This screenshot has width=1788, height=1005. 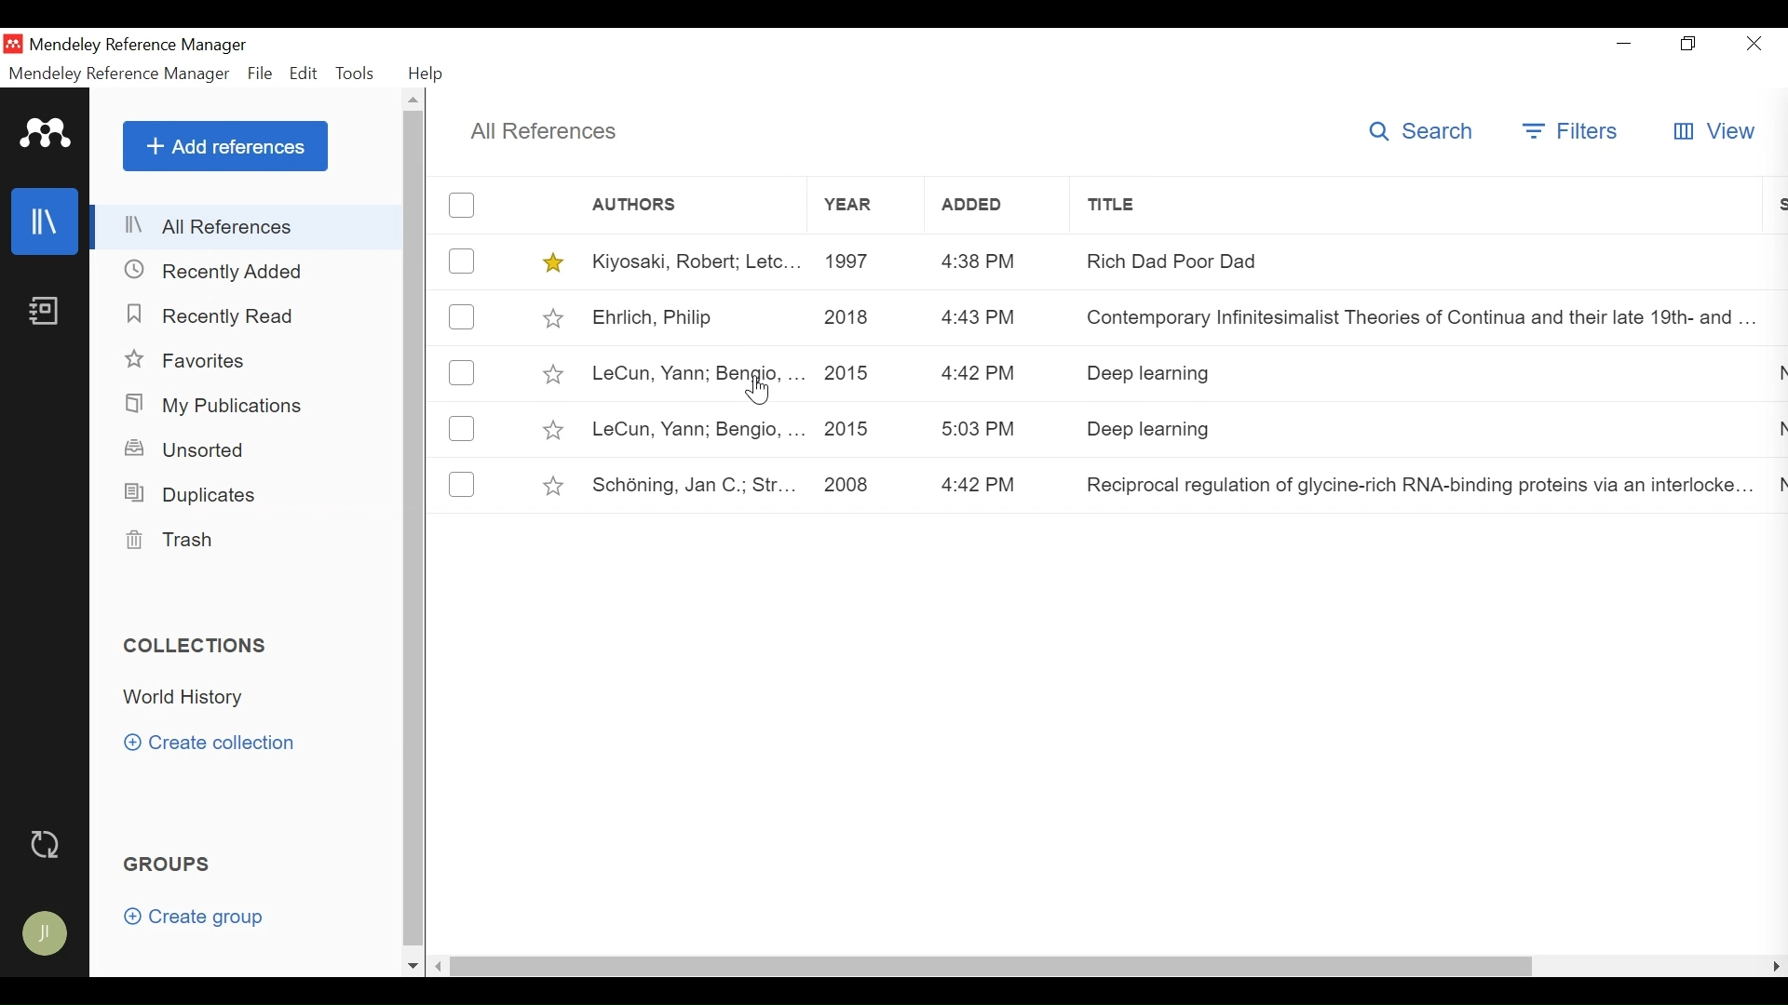 What do you see at coordinates (47, 221) in the screenshot?
I see `Library` at bounding box center [47, 221].